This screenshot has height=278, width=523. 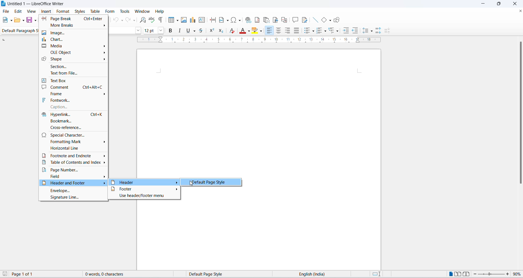 What do you see at coordinates (30, 20) in the screenshot?
I see `save` at bounding box center [30, 20].